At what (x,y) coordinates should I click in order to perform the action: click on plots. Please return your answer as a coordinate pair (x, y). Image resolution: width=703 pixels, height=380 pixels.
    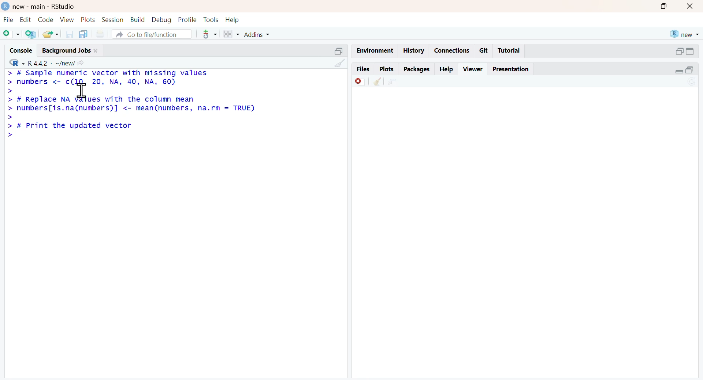
    Looking at the image, I should click on (387, 69).